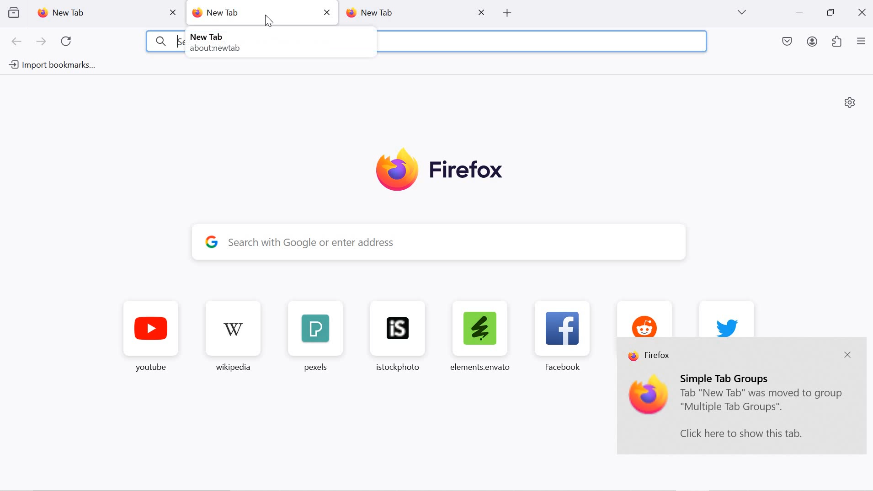 This screenshot has width=873, height=491. I want to click on click here to show this tab, so click(741, 433).